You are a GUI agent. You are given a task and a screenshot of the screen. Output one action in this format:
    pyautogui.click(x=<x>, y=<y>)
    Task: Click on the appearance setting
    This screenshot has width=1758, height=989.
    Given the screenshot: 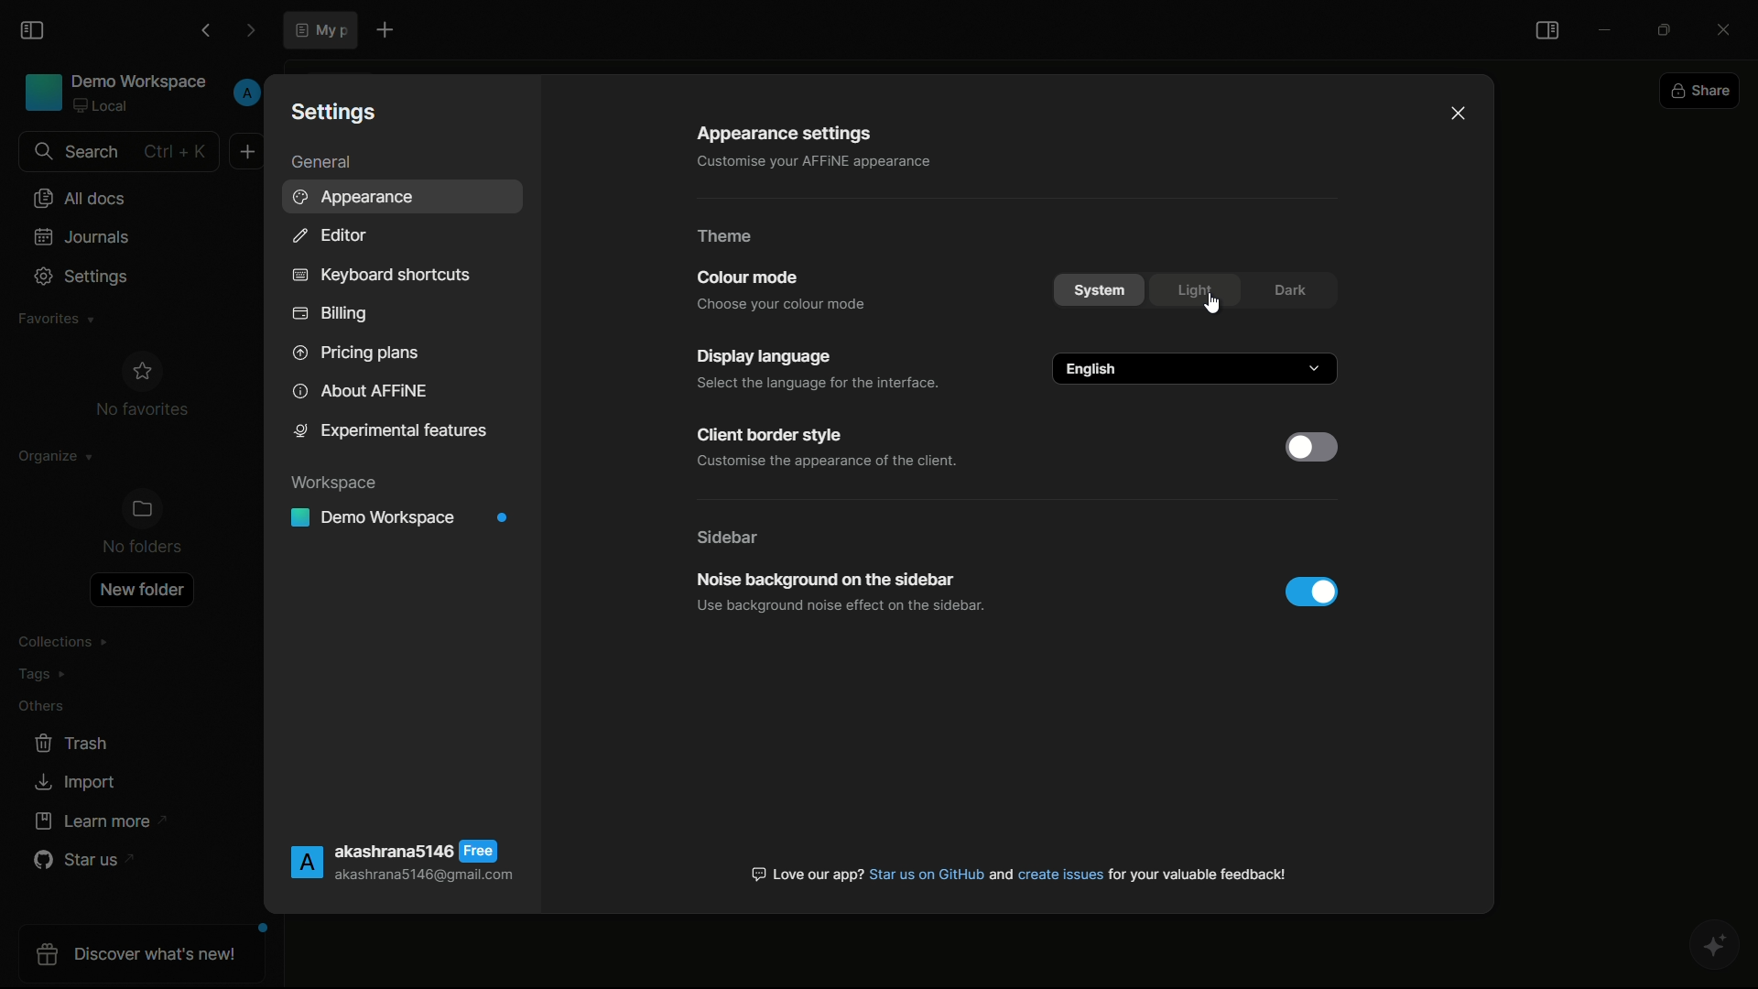 What is the action you would take?
    pyautogui.click(x=782, y=135)
    